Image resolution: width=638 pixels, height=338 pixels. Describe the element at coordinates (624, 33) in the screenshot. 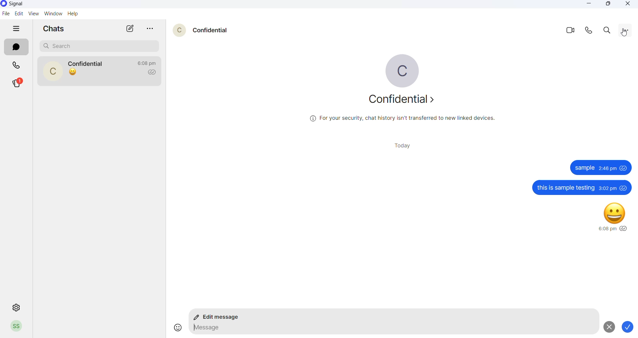

I see `cursor` at that location.